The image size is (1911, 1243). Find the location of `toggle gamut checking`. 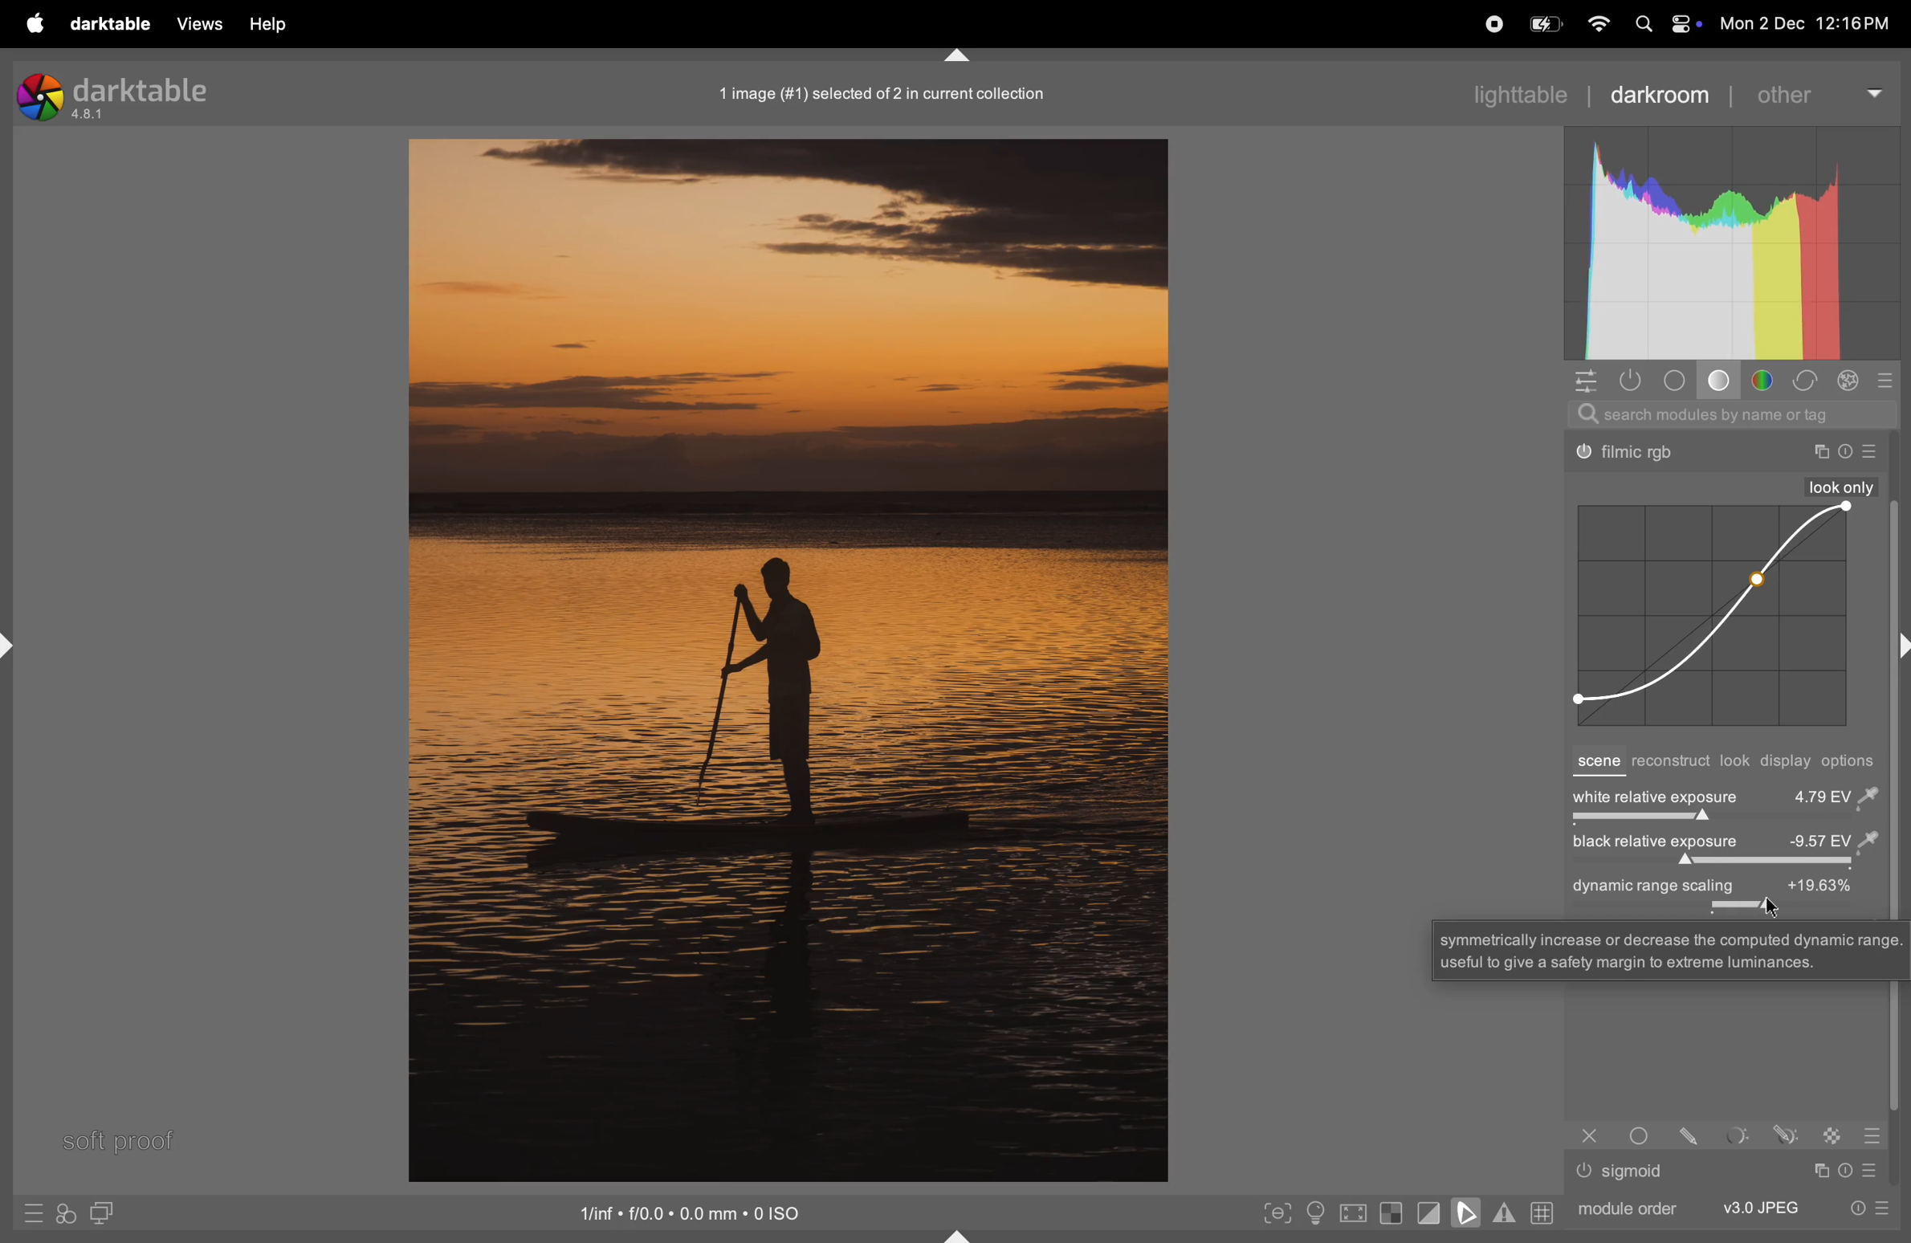

toggle gamut checking is located at coordinates (1504, 1212).